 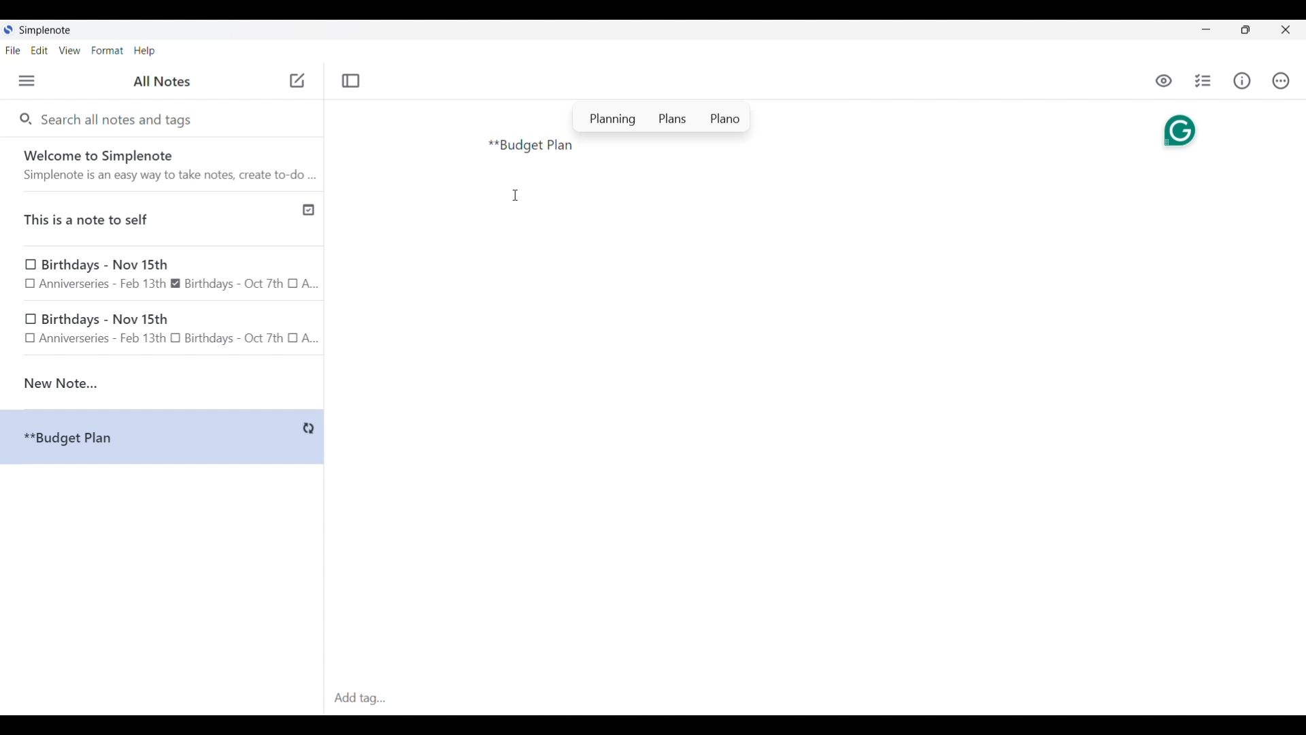 I want to click on Toggle focus mode, so click(x=350, y=81).